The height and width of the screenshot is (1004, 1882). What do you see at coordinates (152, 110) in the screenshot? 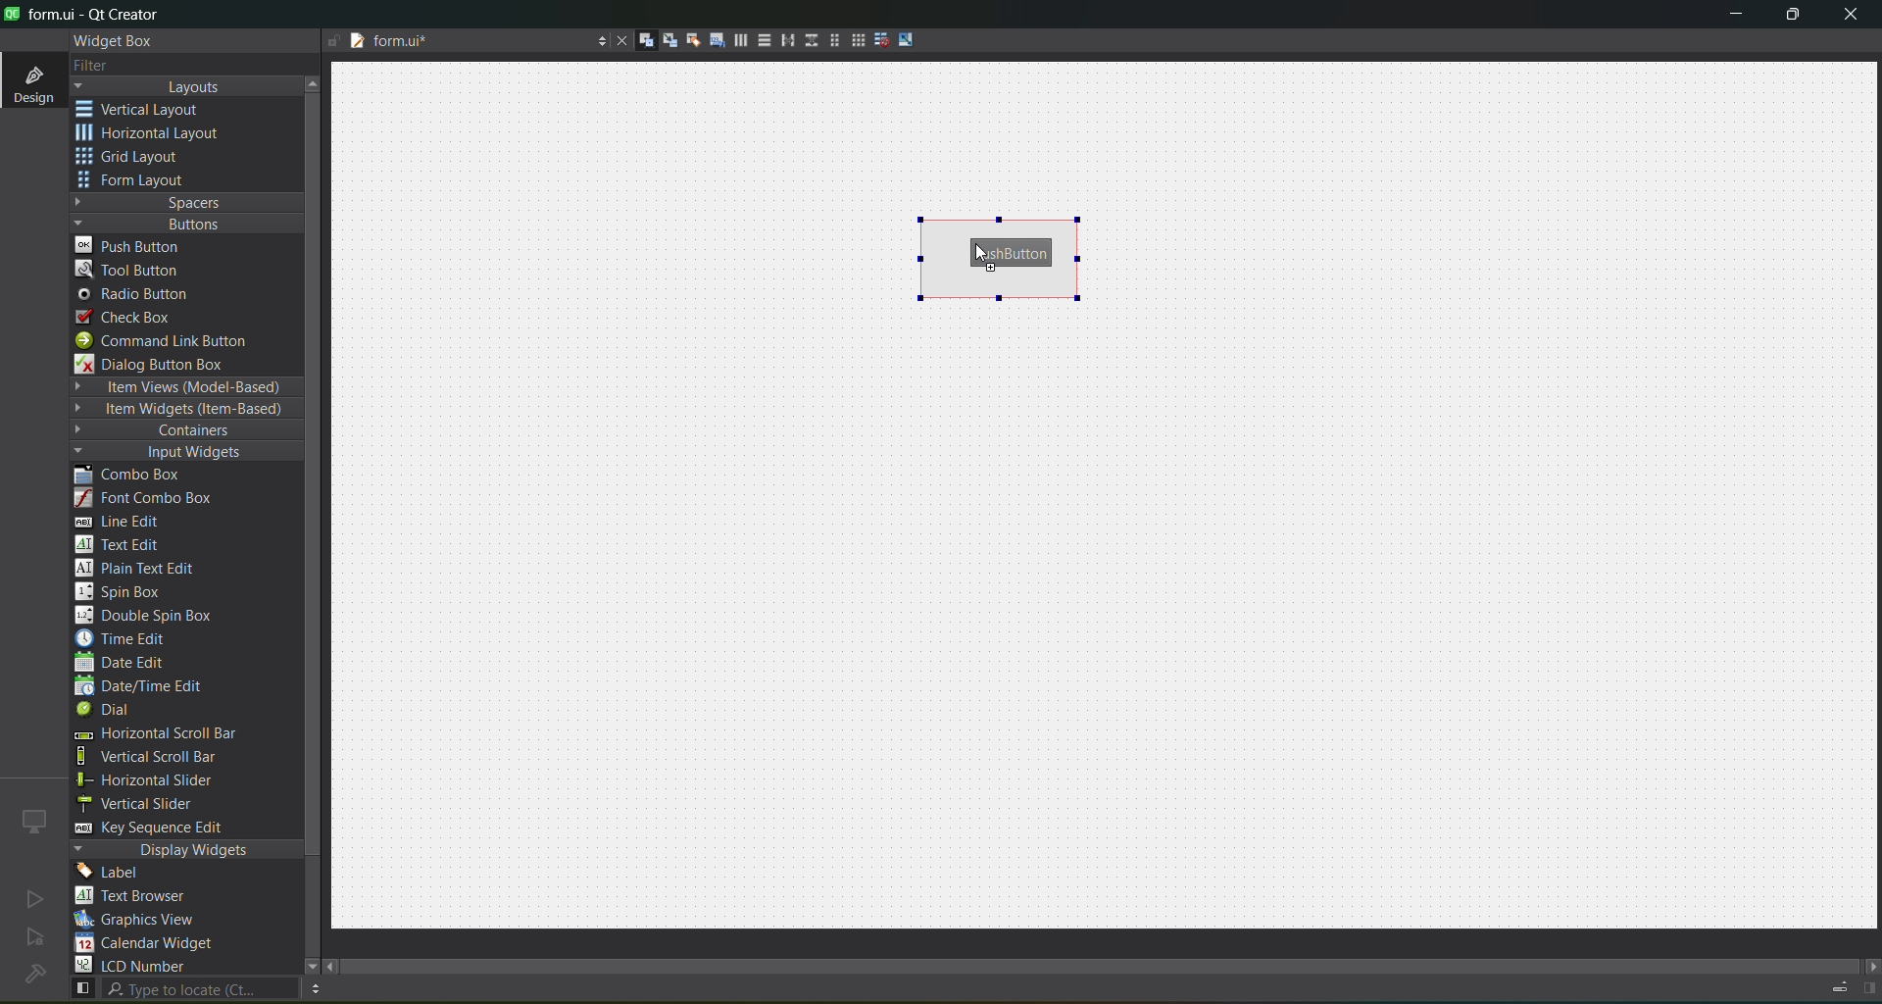
I see `vertical` at bounding box center [152, 110].